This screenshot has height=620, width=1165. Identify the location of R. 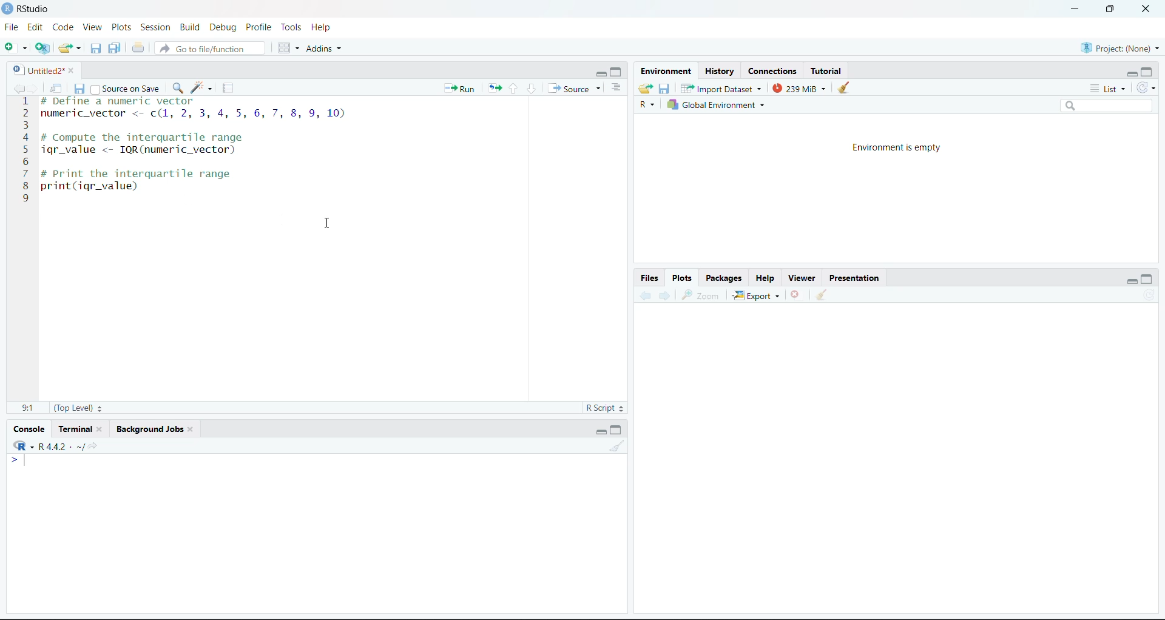
(646, 107).